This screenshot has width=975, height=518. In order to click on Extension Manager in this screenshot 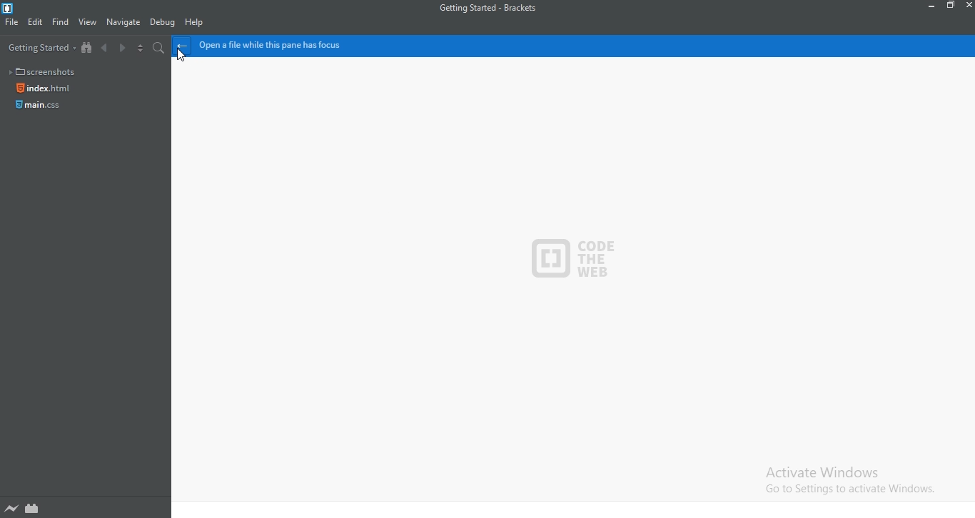, I will do `click(34, 509)`.